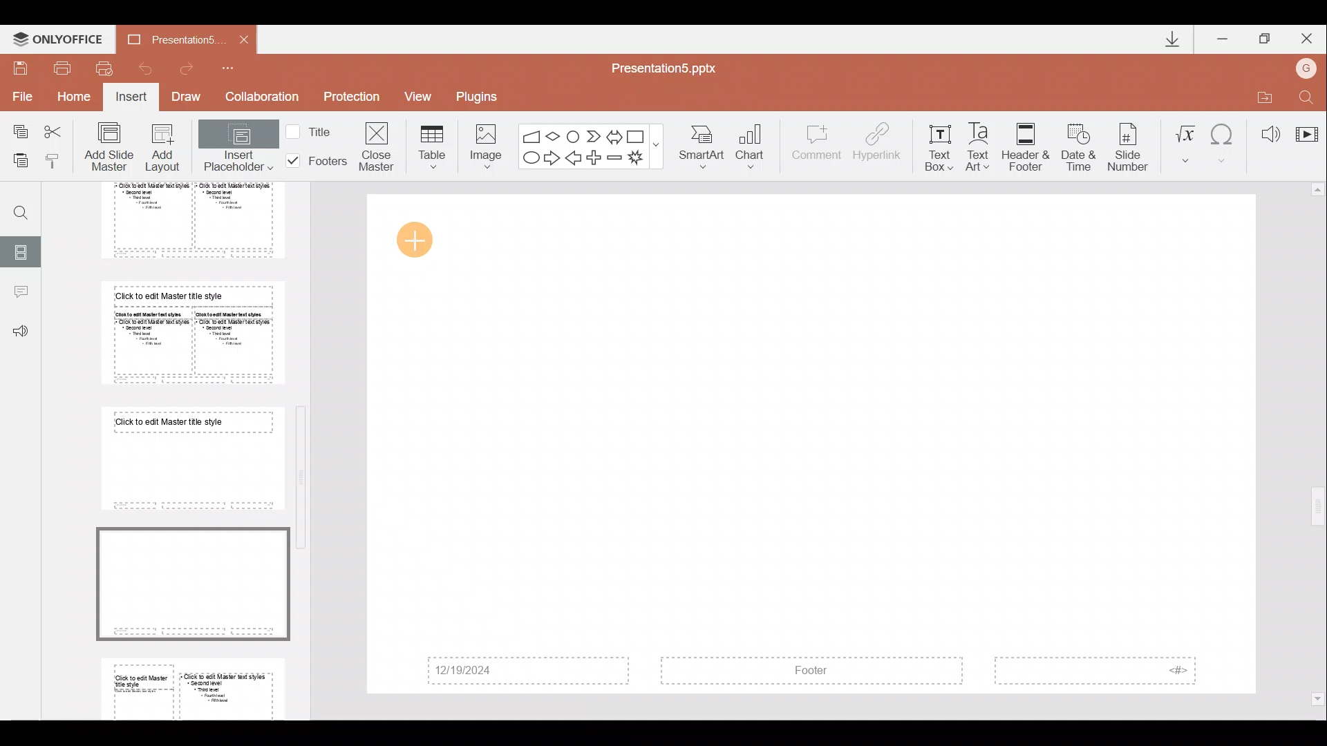 The height and width of the screenshot is (746, 1327). What do you see at coordinates (981, 143) in the screenshot?
I see `Text Art` at bounding box center [981, 143].